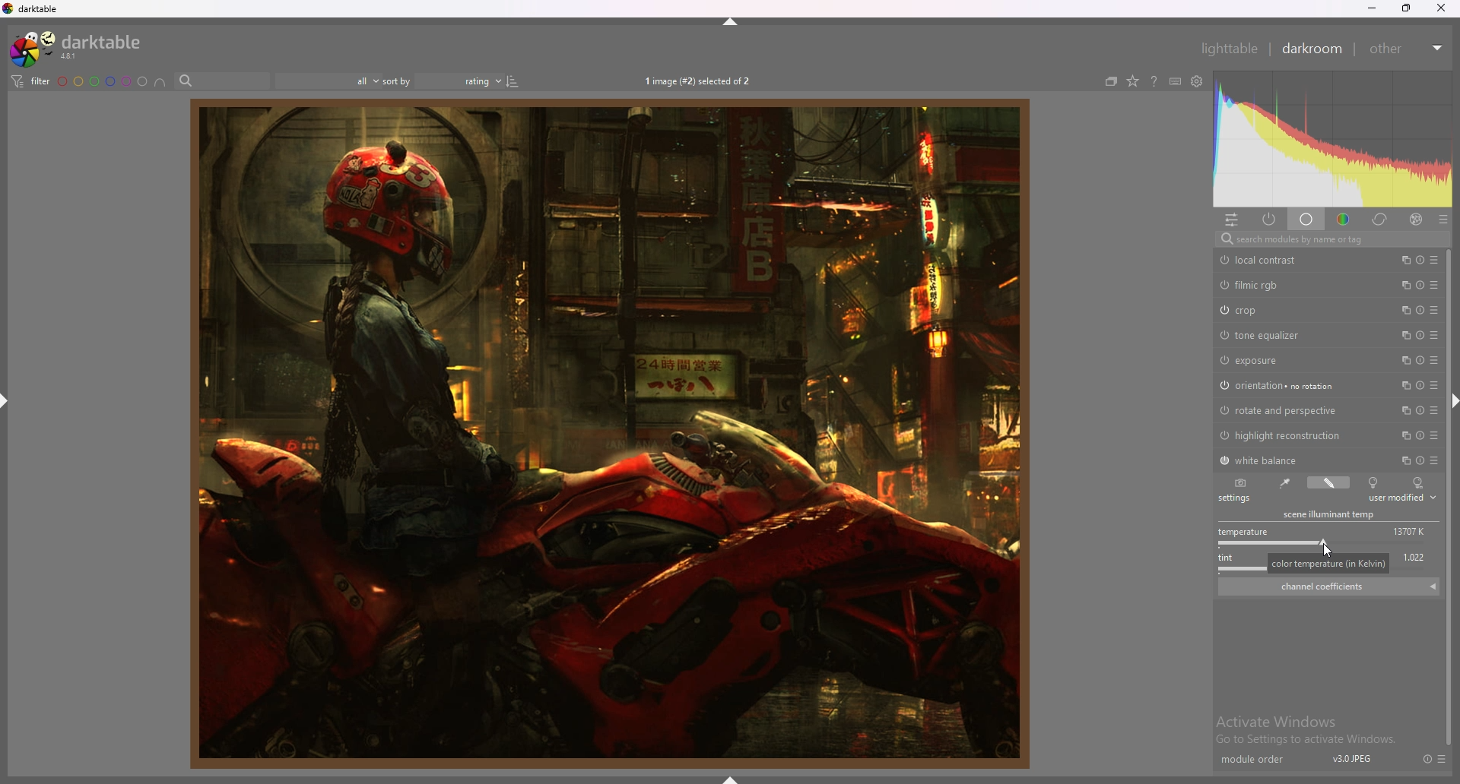 This screenshot has height=784, width=1460. What do you see at coordinates (1434, 310) in the screenshot?
I see `presets` at bounding box center [1434, 310].